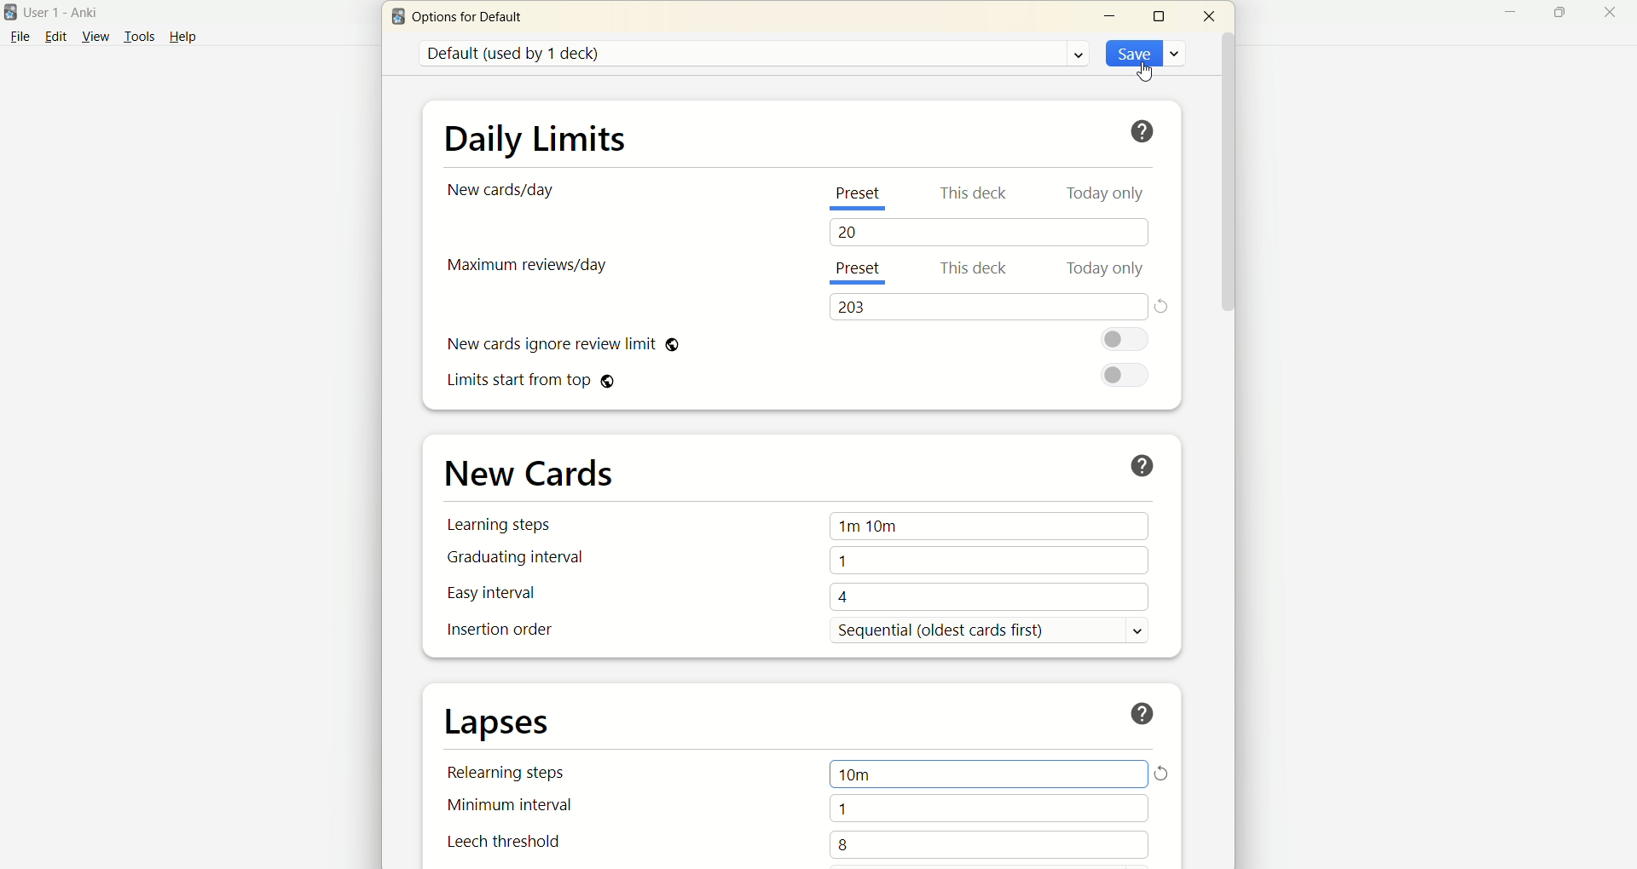 Image resolution: width=1637 pixels, height=869 pixels. What do you see at coordinates (753, 54) in the screenshot?
I see `default (used by 1 deck)` at bounding box center [753, 54].